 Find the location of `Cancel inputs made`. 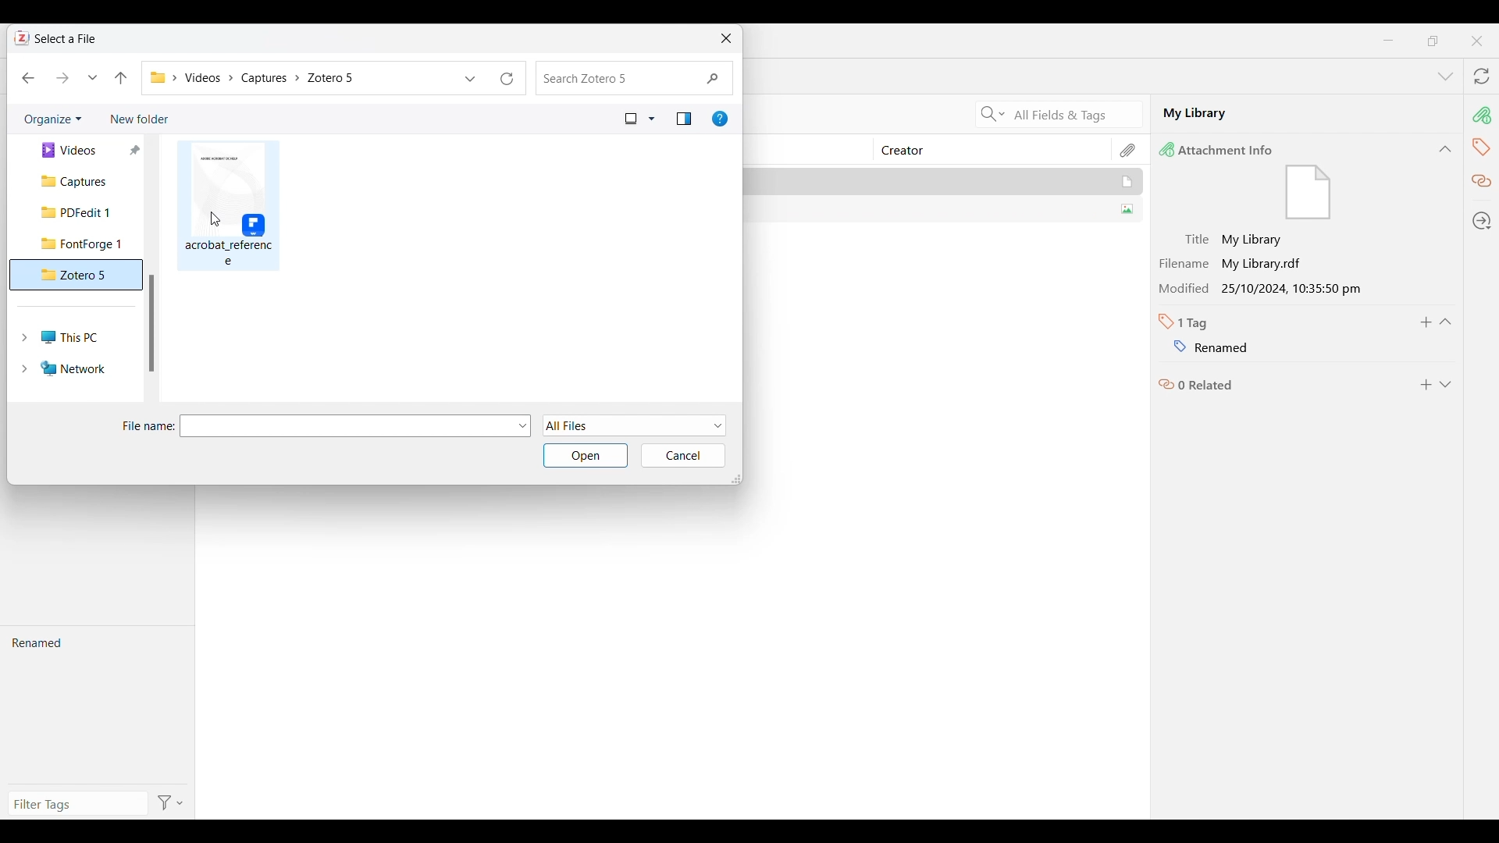

Cancel inputs made is located at coordinates (683, 456).